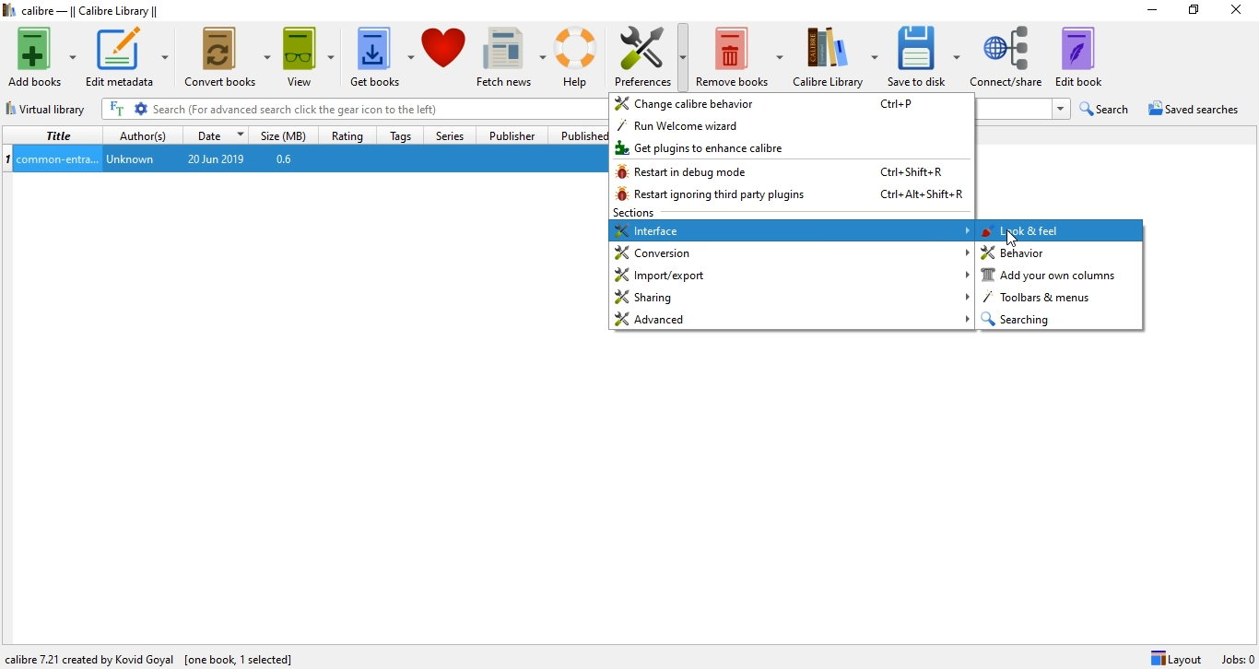  What do you see at coordinates (1147, 11) in the screenshot?
I see `Minimise` at bounding box center [1147, 11].